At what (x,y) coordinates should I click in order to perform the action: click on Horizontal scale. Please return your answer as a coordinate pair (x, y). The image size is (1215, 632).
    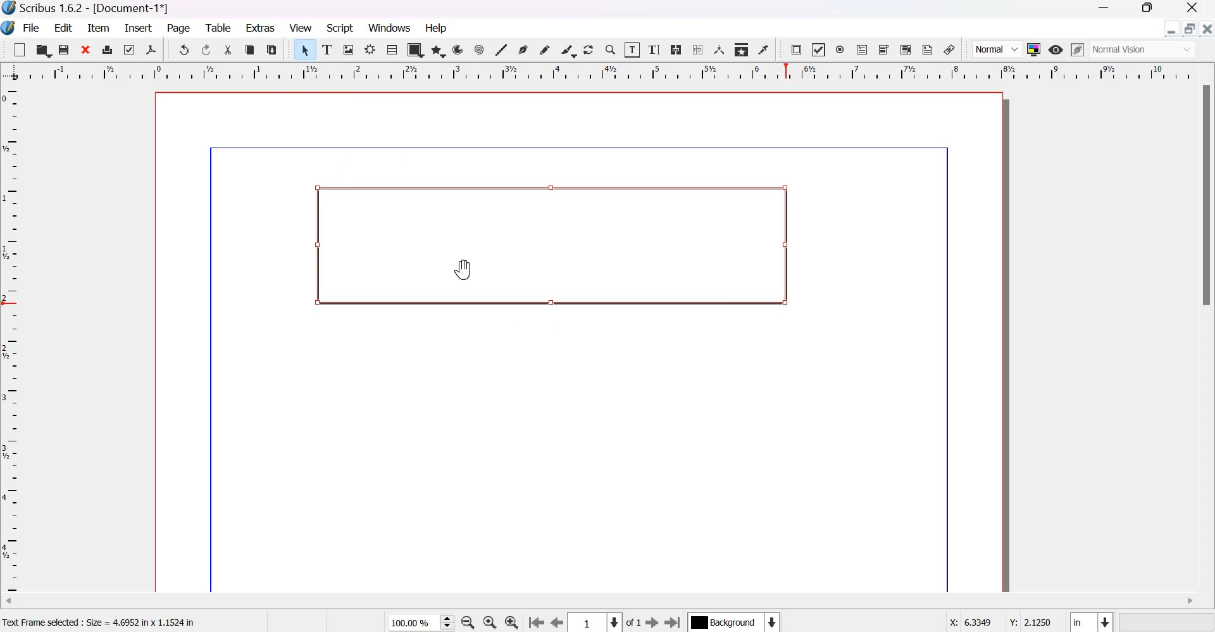
    Looking at the image, I should click on (606, 72).